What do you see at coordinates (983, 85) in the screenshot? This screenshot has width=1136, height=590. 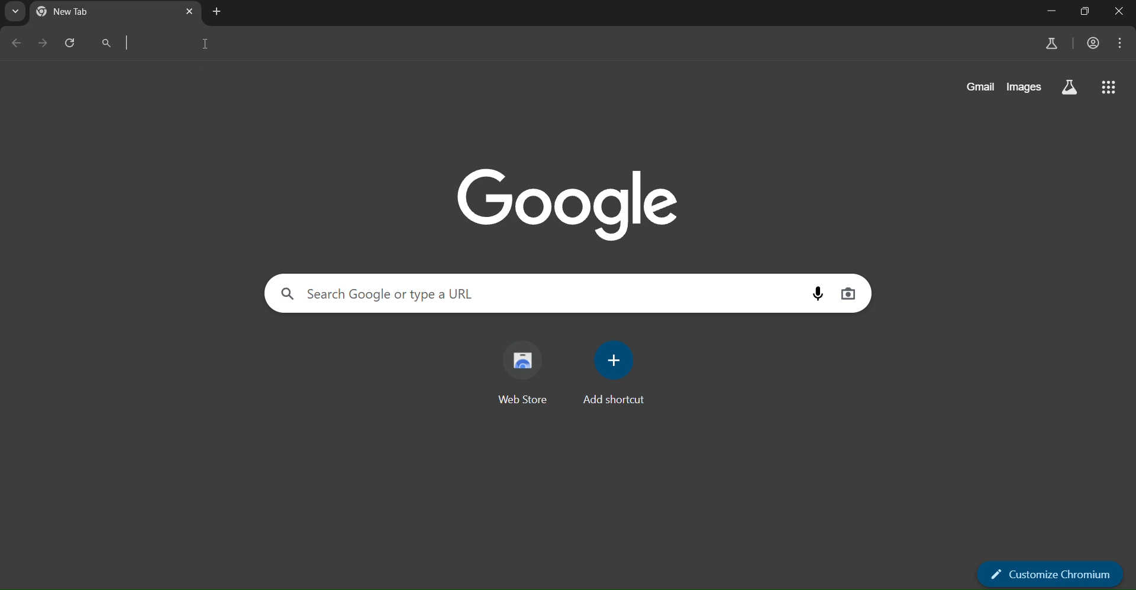 I see `gmail` at bounding box center [983, 85].